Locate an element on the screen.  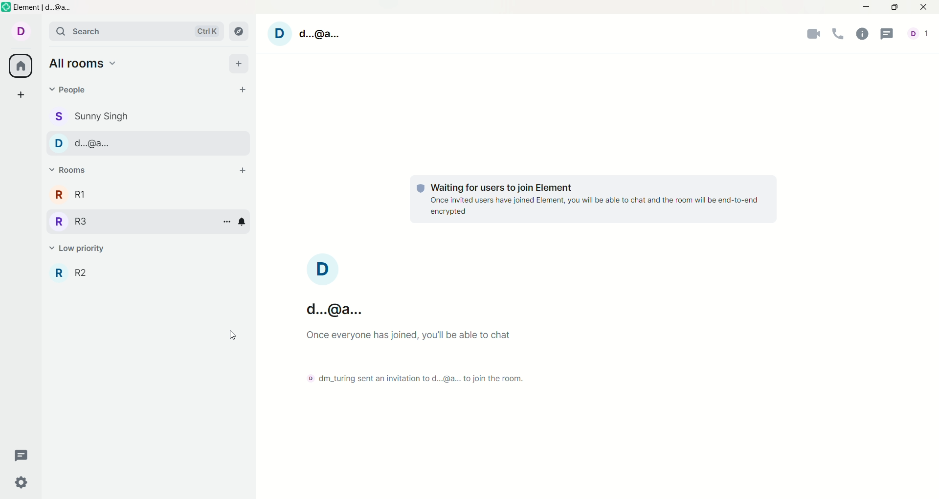
start chat is located at coordinates (244, 91).